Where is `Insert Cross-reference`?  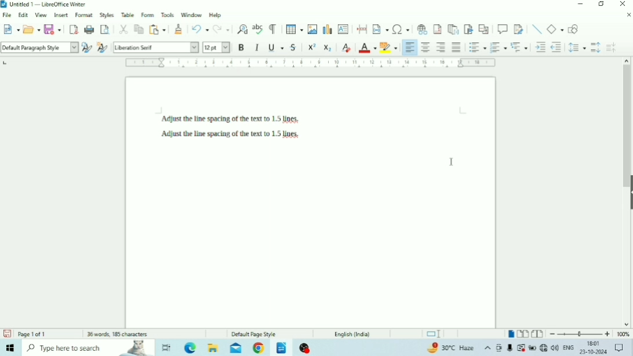 Insert Cross-reference is located at coordinates (483, 28).